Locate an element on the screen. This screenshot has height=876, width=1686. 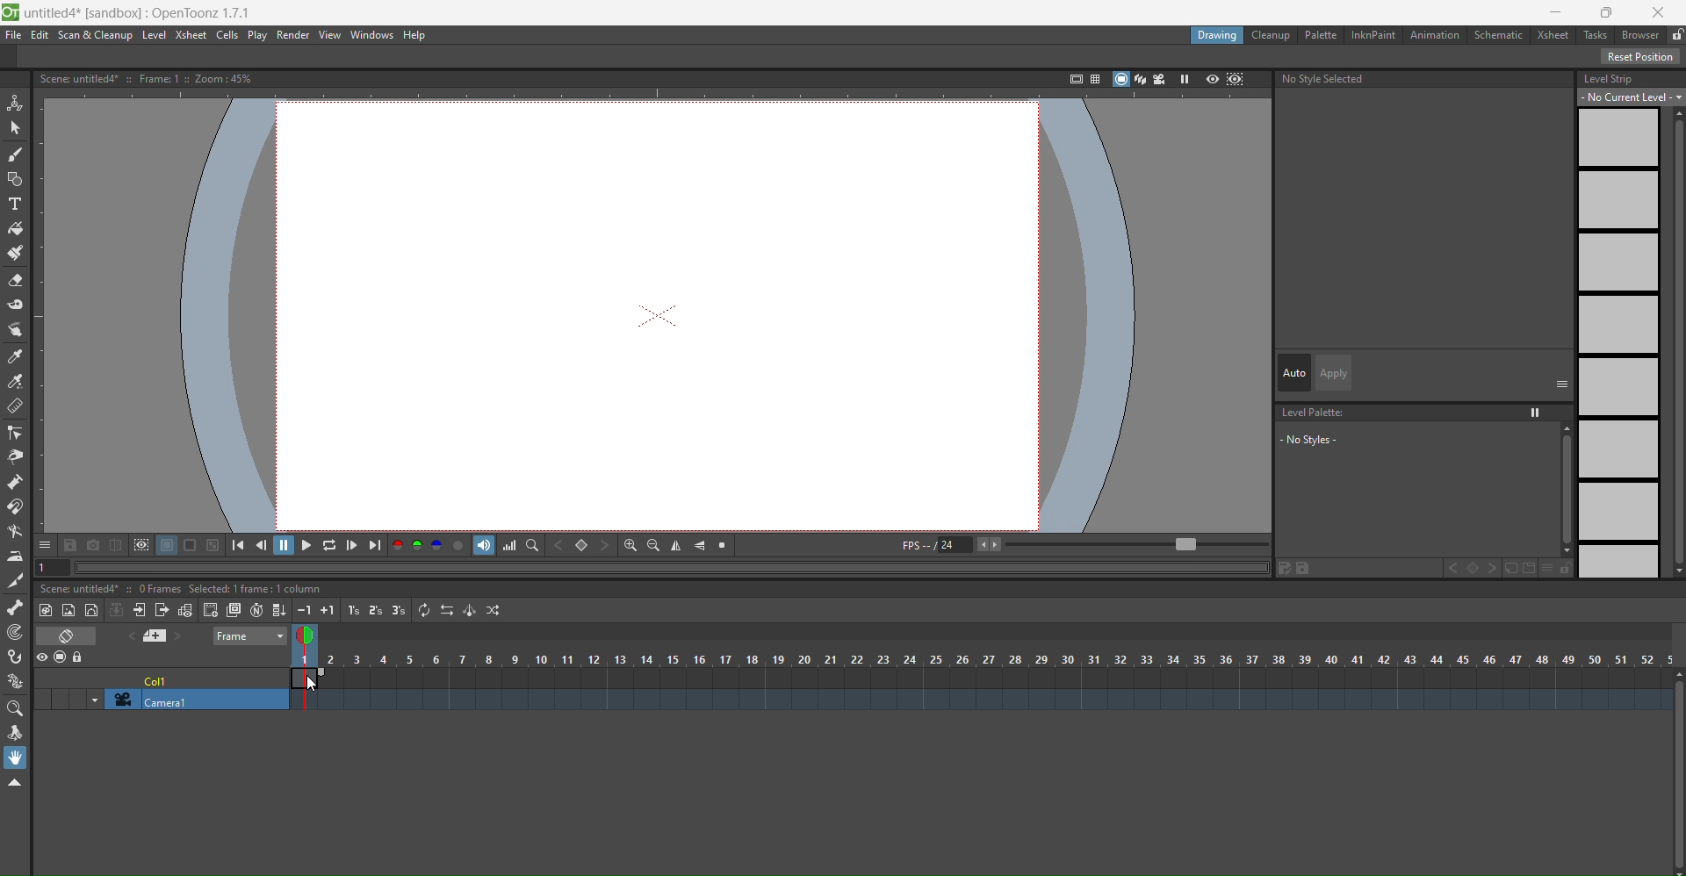
camera1 is located at coordinates (191, 700).